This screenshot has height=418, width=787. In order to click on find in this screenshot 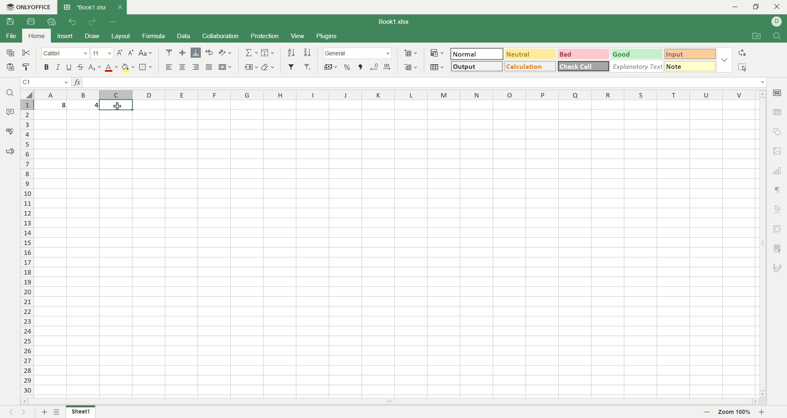, I will do `click(778, 35)`.